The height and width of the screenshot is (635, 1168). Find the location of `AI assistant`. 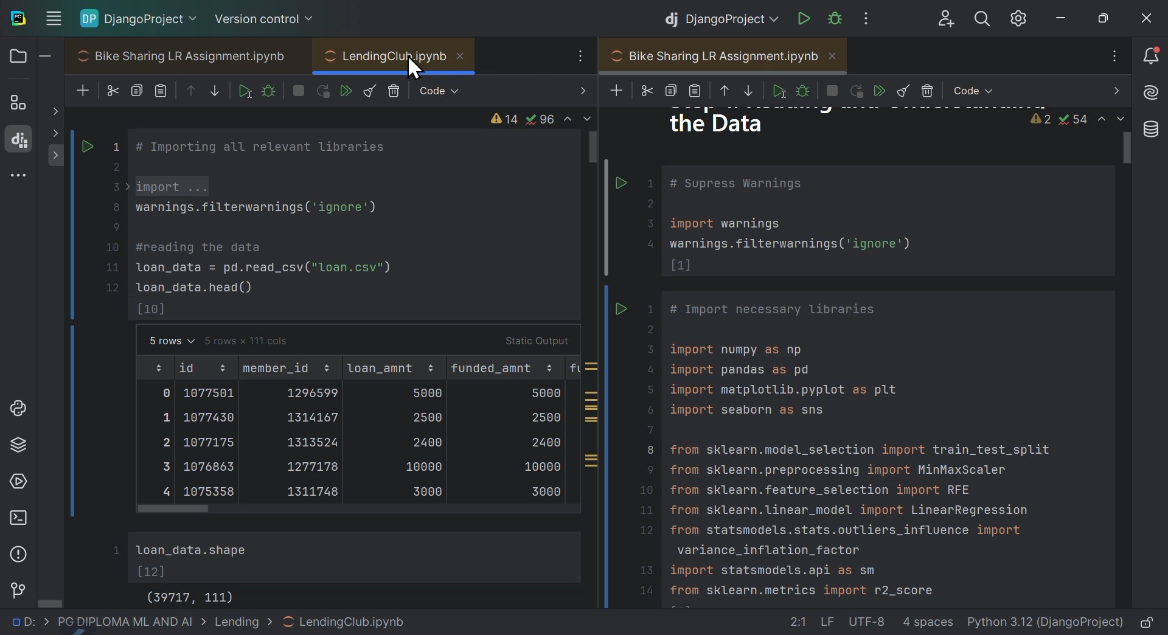

AI assistant is located at coordinates (1152, 94).